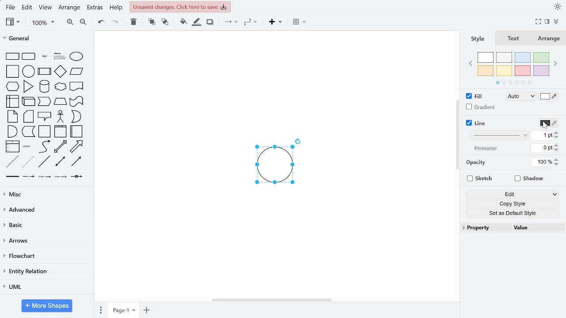 The width and height of the screenshot is (566, 318). What do you see at coordinates (61, 116) in the screenshot?
I see `actor` at bounding box center [61, 116].